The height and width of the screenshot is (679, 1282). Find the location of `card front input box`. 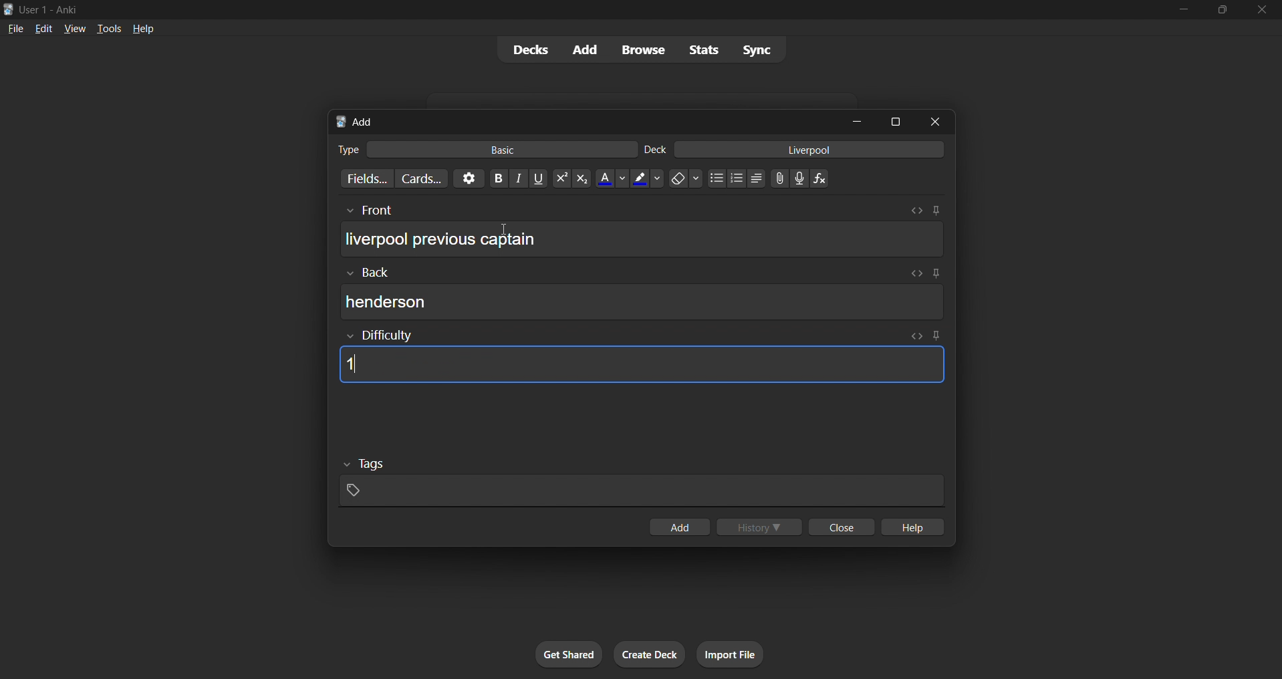

card front input box is located at coordinates (642, 235).